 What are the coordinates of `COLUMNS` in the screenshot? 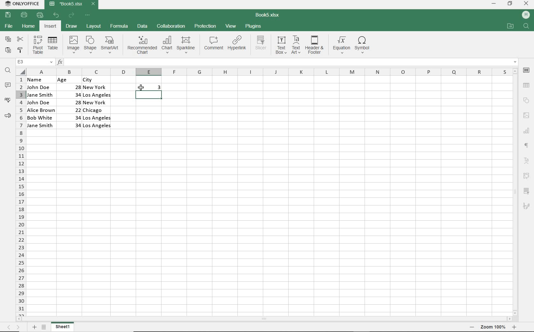 It's located at (268, 71).